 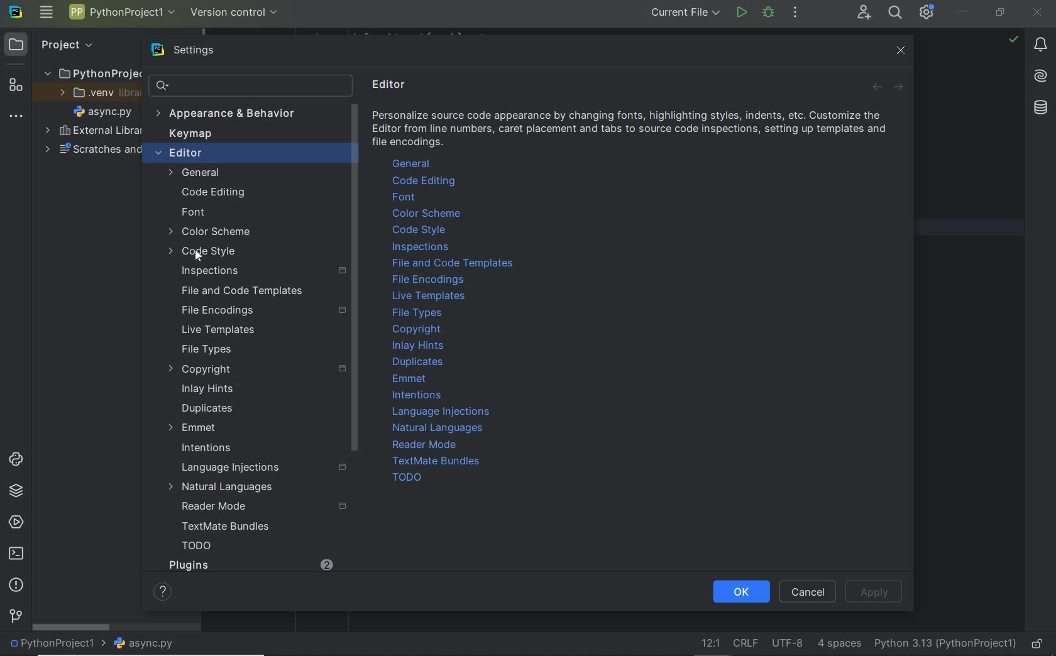 What do you see at coordinates (58, 644) in the screenshot?
I see `project name` at bounding box center [58, 644].